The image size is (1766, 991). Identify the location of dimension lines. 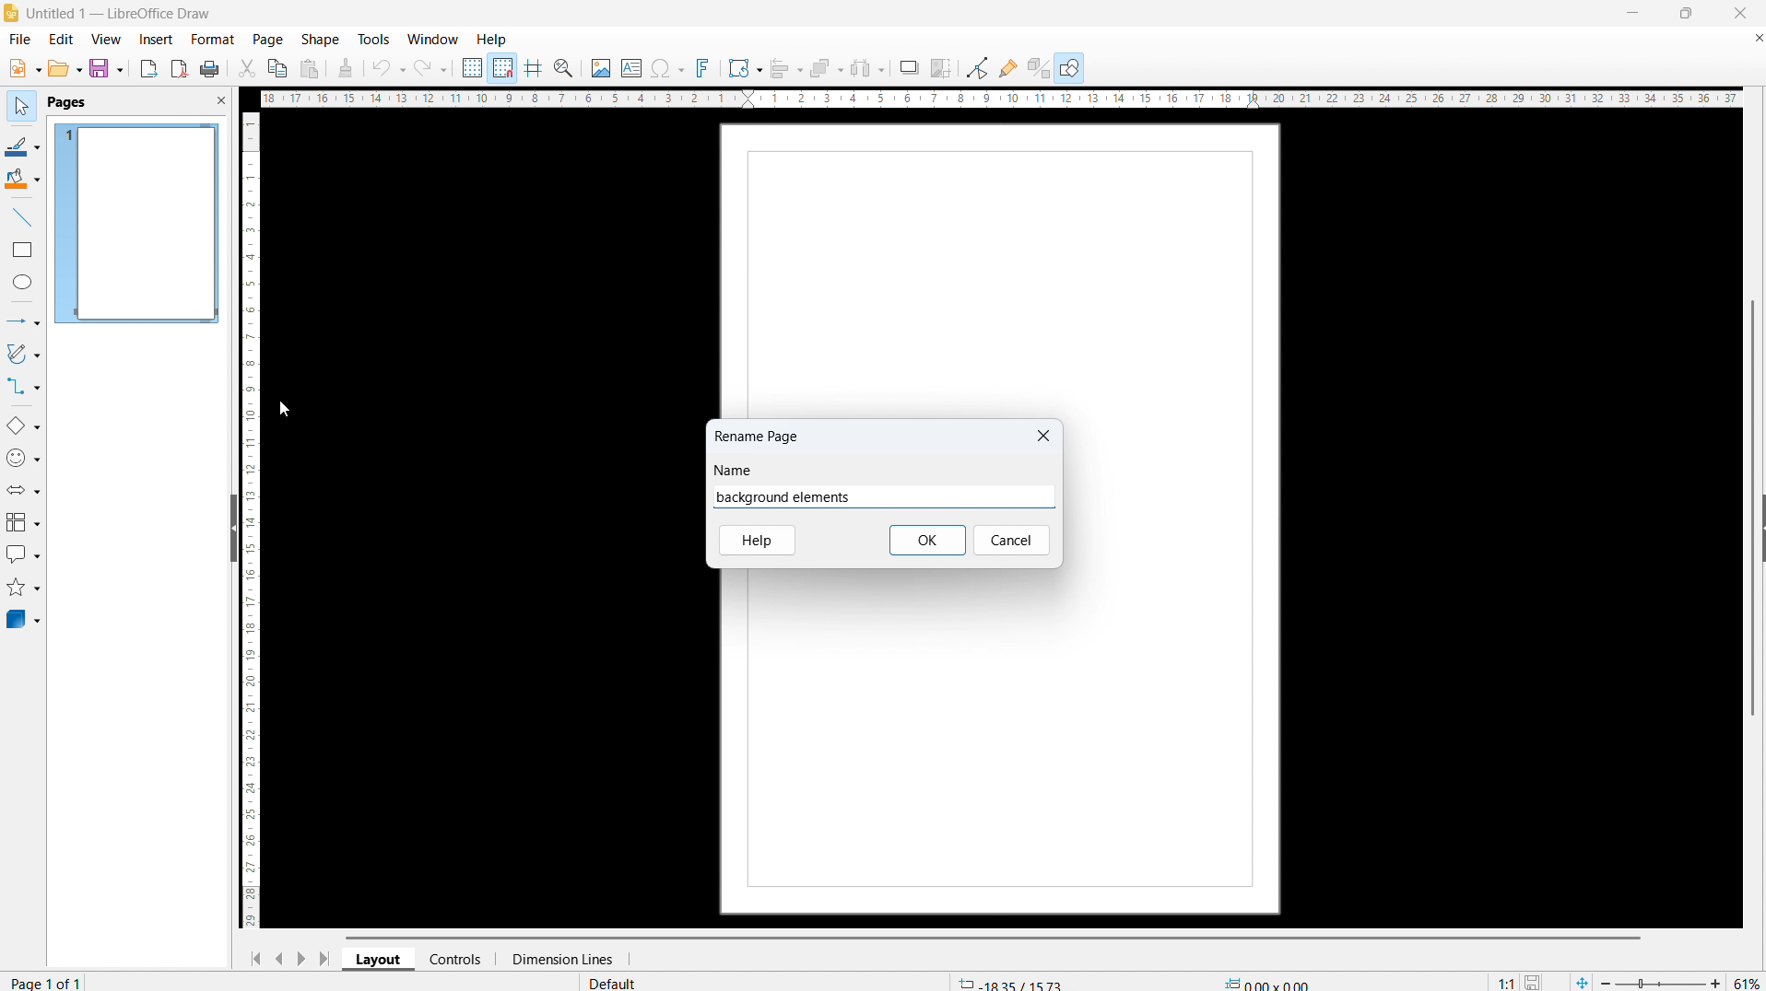
(557, 960).